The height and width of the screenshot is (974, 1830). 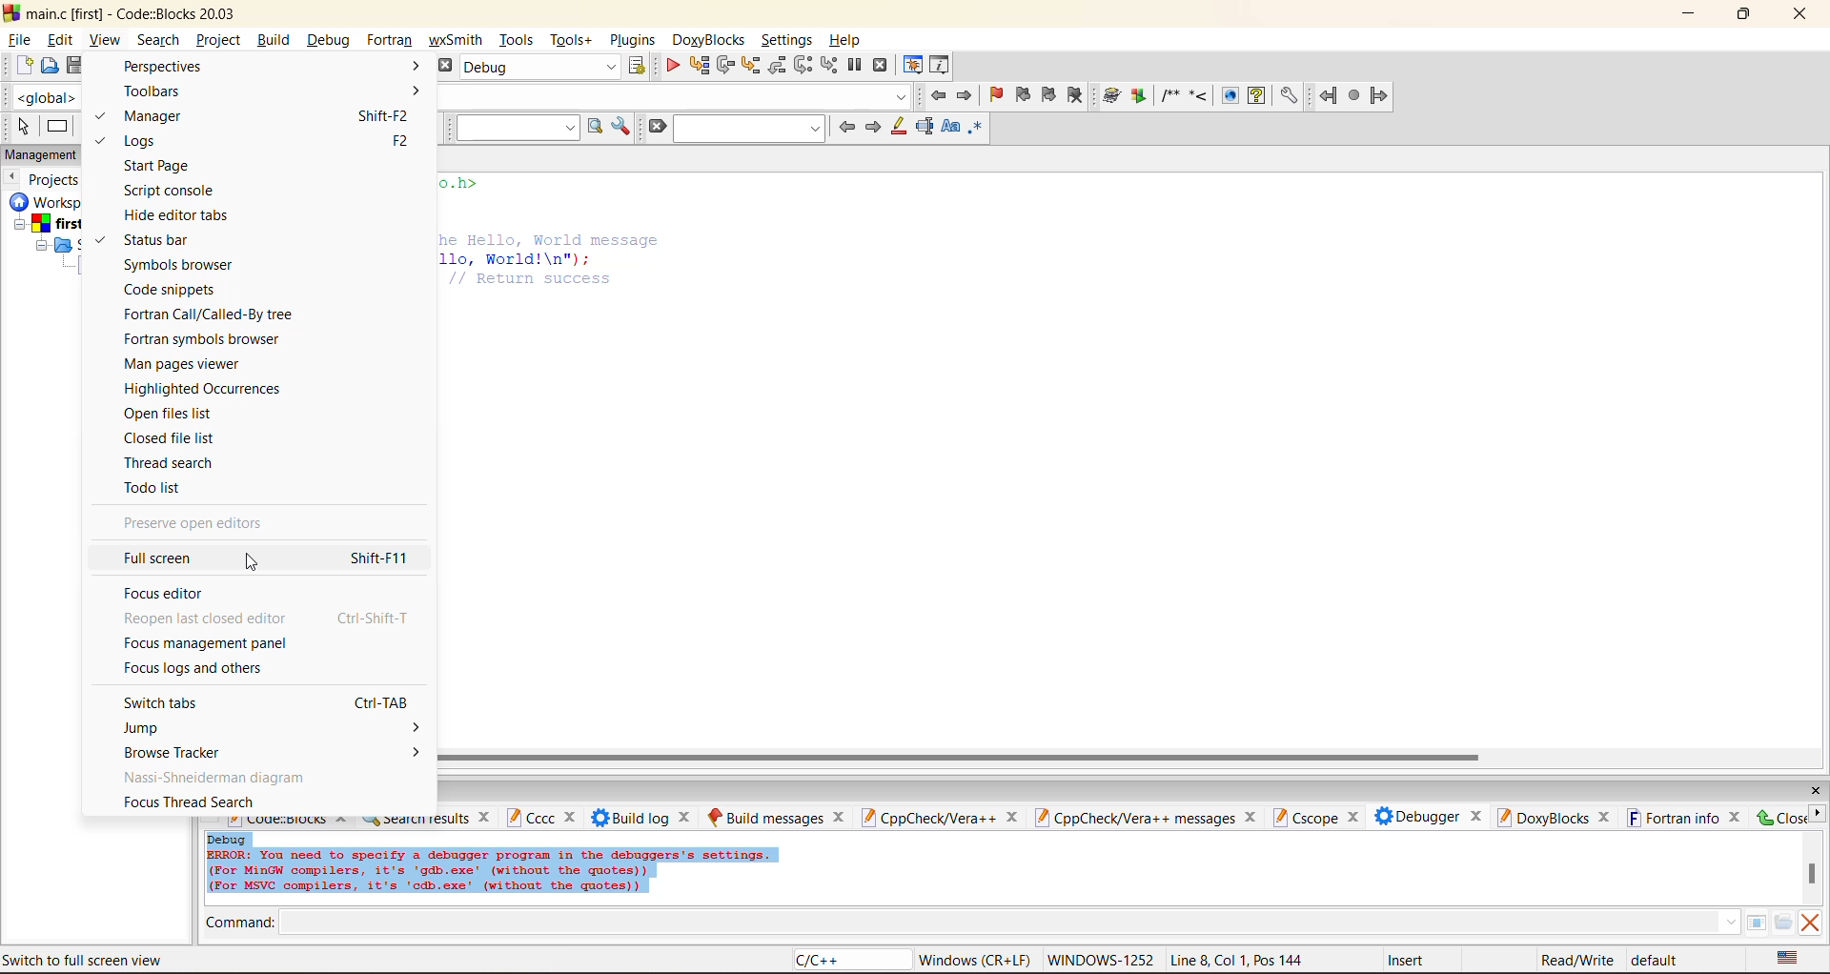 What do you see at coordinates (572, 39) in the screenshot?
I see `tools+` at bounding box center [572, 39].